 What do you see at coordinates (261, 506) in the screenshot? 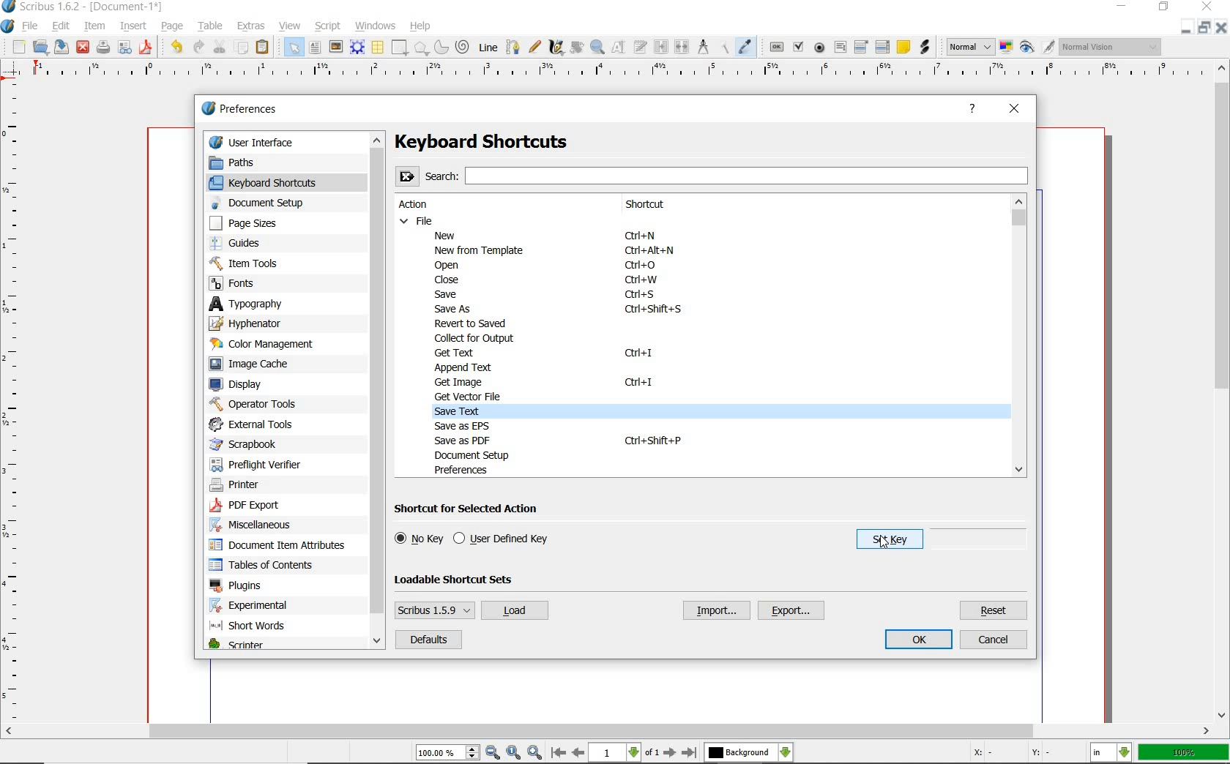
I see `pdf export` at bounding box center [261, 506].